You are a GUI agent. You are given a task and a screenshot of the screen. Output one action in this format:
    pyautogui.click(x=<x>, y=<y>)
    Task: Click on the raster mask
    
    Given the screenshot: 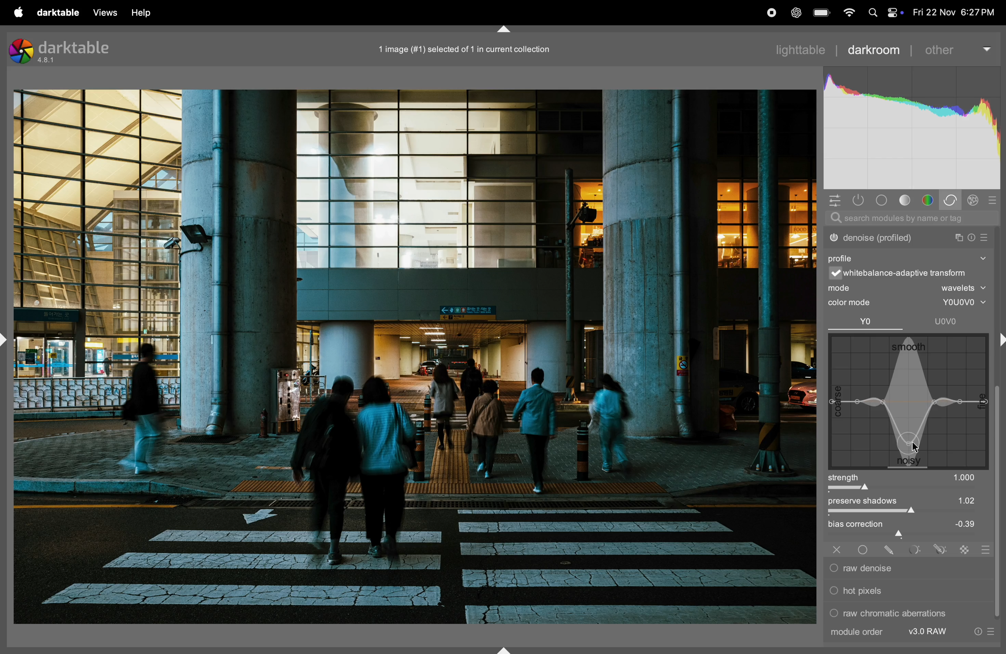 What is the action you would take?
    pyautogui.click(x=966, y=549)
    